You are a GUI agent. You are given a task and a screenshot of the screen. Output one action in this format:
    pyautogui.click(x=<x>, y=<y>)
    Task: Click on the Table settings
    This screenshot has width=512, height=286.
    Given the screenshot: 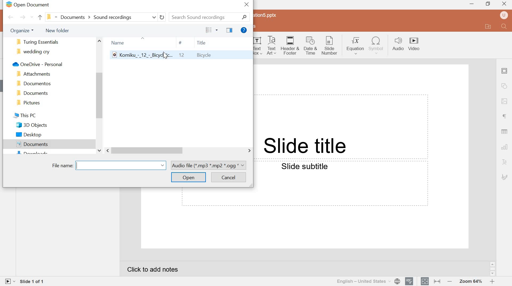 What is the action you would take?
    pyautogui.click(x=504, y=131)
    